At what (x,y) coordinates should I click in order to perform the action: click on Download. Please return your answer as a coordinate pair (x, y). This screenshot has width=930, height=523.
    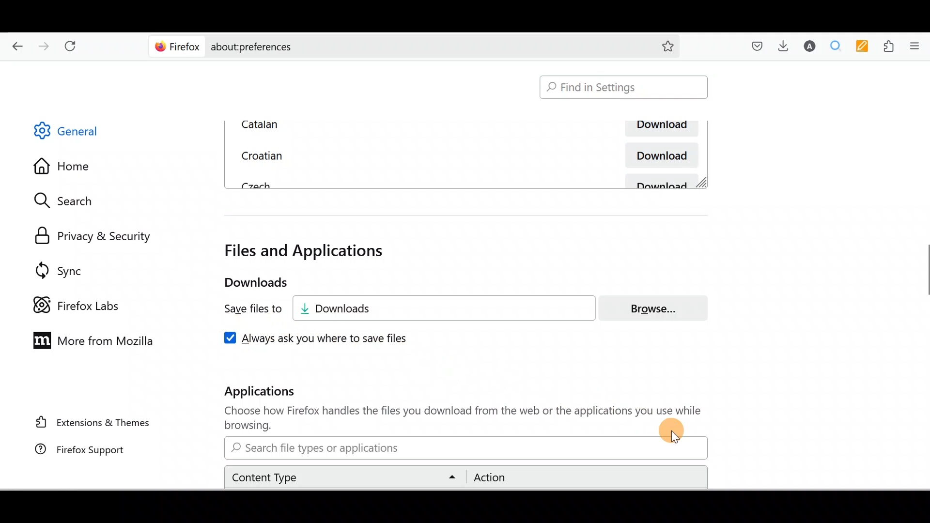
    Looking at the image, I should click on (659, 155).